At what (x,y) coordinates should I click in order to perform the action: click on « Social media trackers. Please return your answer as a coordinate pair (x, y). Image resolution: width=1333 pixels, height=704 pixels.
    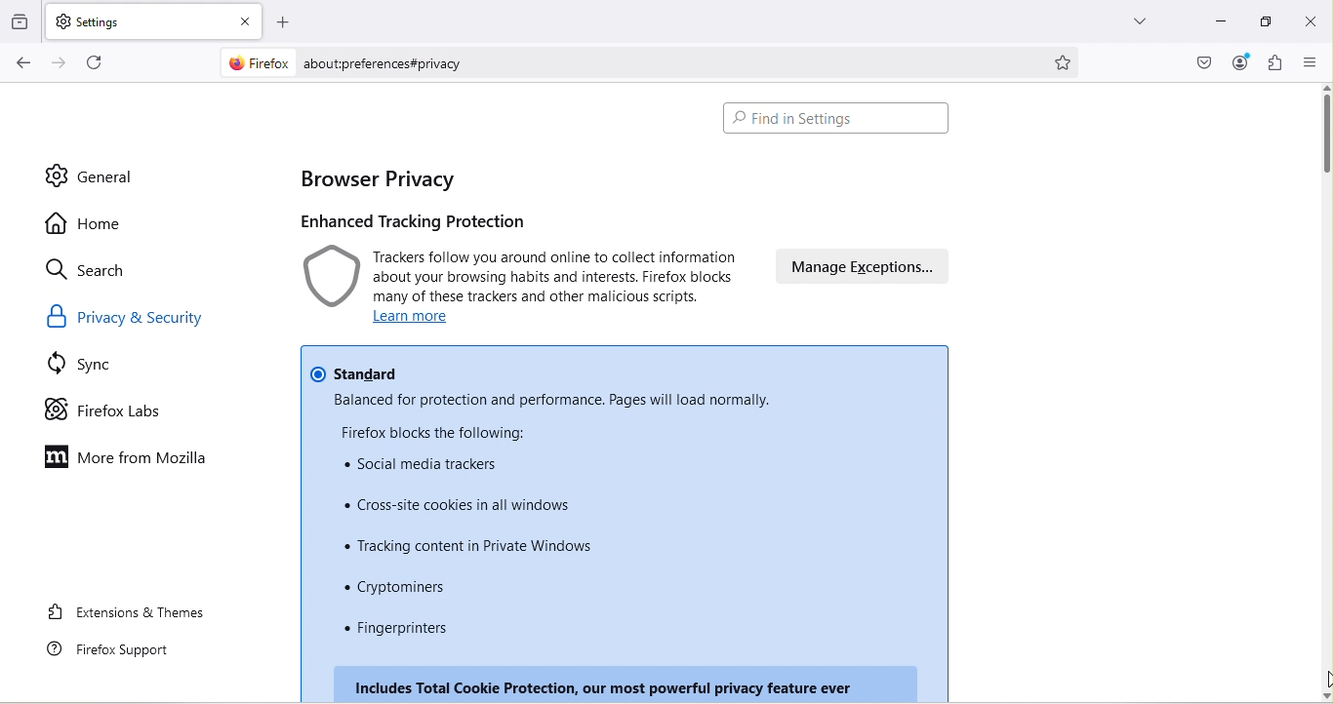
    Looking at the image, I should click on (427, 462).